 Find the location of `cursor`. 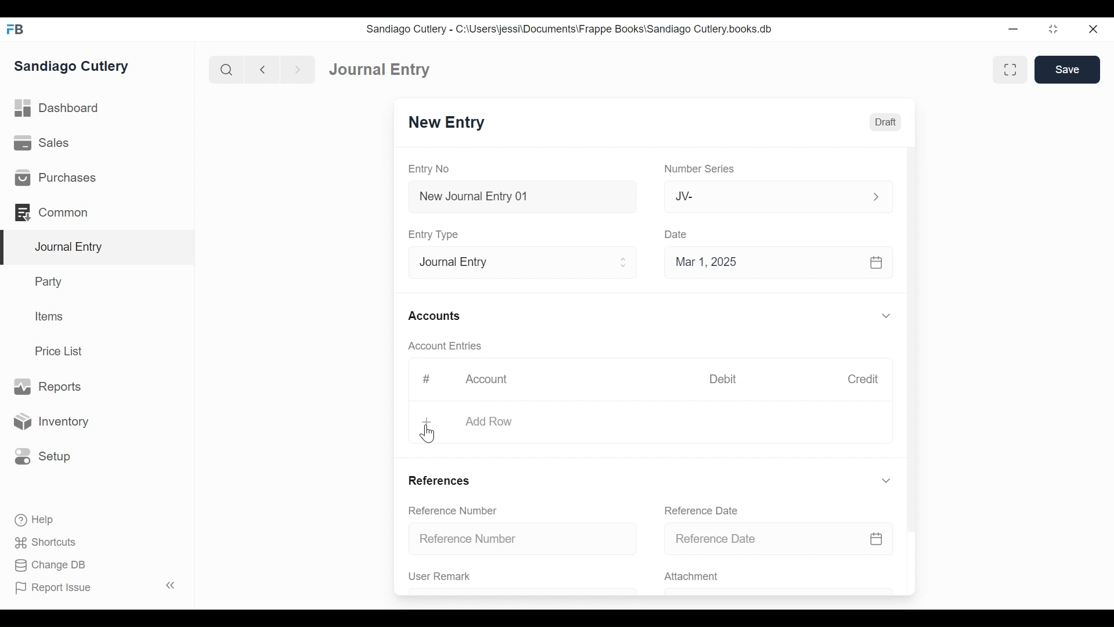

cursor is located at coordinates (428, 435).